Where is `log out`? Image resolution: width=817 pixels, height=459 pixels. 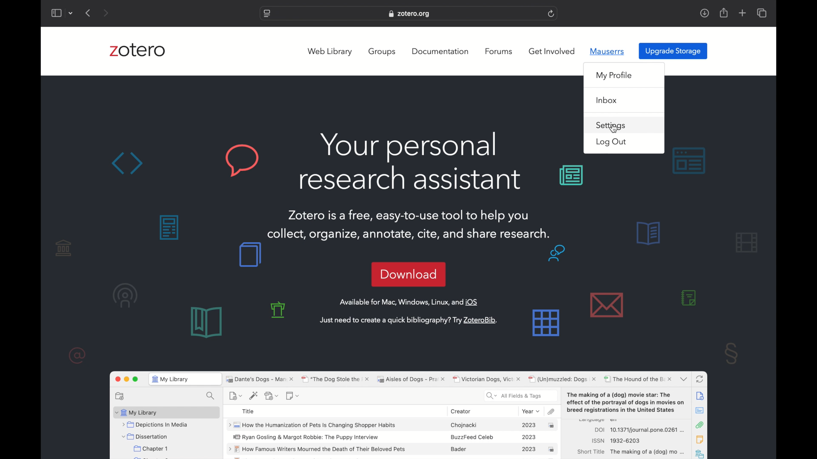 log out is located at coordinates (612, 142).